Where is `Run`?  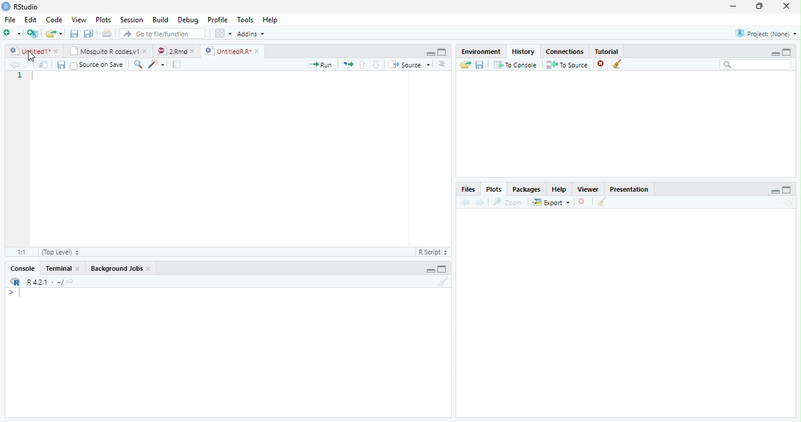 Run is located at coordinates (319, 65).